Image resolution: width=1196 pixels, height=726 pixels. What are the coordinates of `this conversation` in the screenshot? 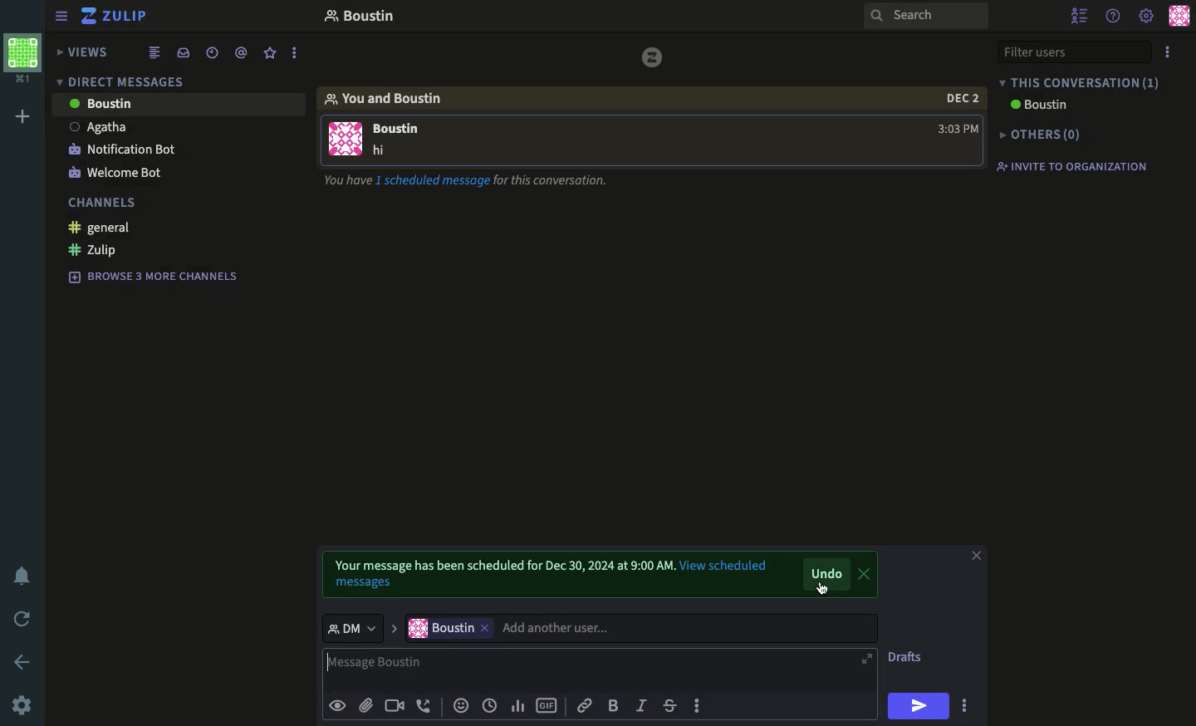 It's located at (1082, 82).